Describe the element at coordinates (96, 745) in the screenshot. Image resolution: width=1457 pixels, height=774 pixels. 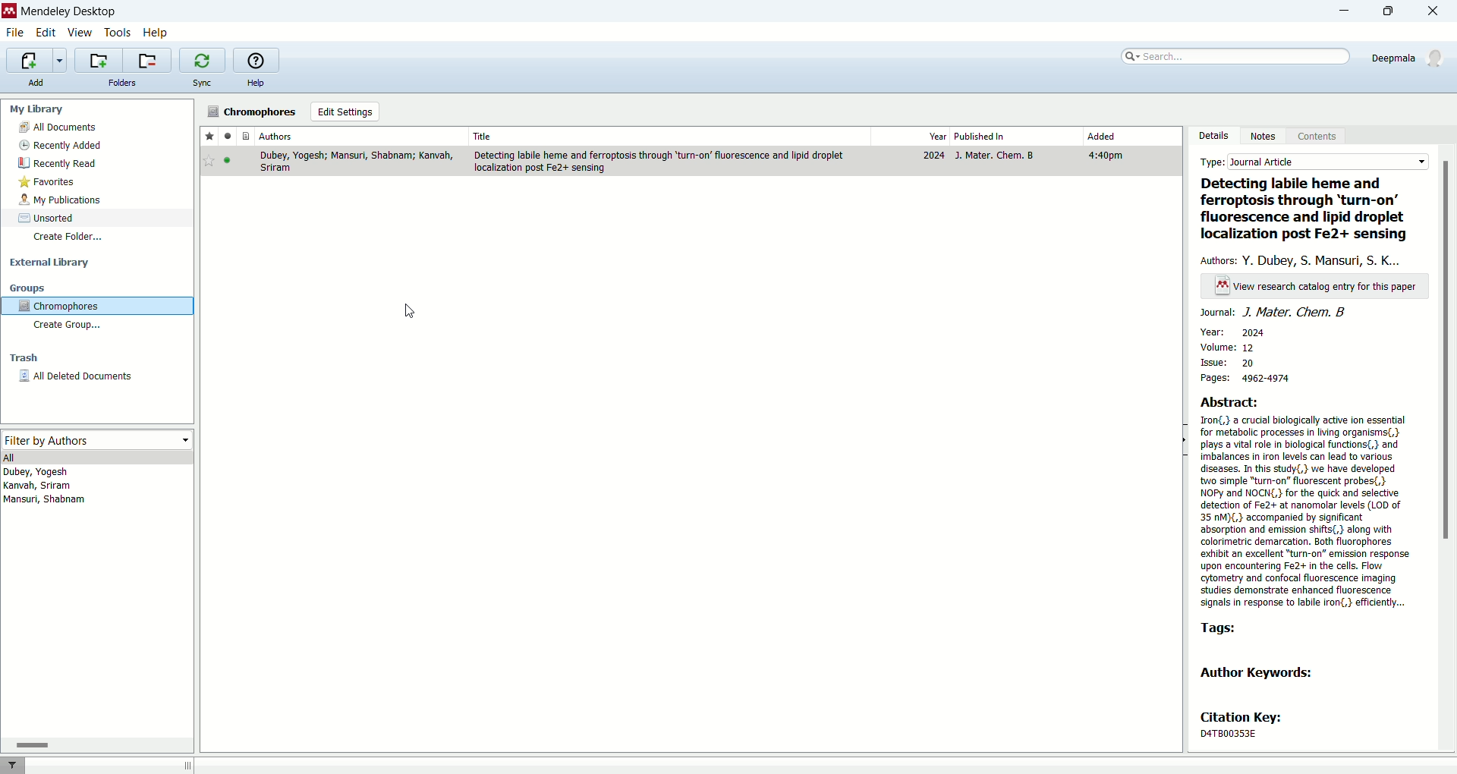
I see `horizontal scroll bar` at that location.